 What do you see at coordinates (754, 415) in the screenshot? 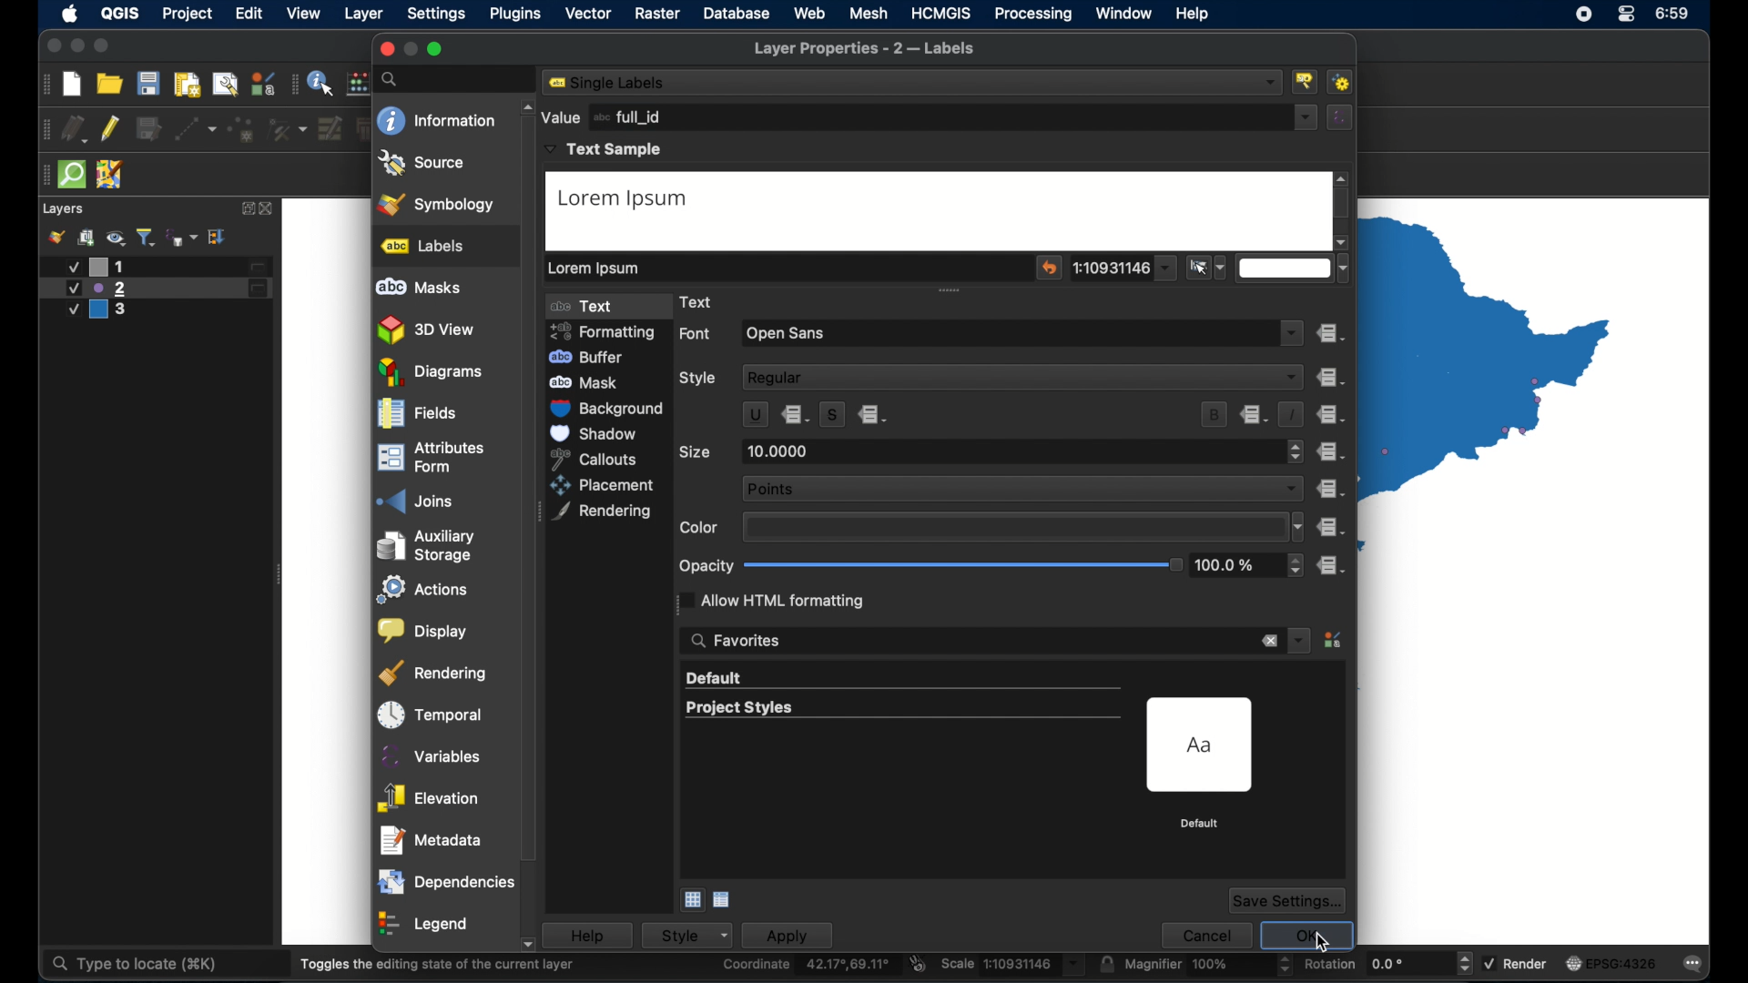
I see `u` at bounding box center [754, 415].